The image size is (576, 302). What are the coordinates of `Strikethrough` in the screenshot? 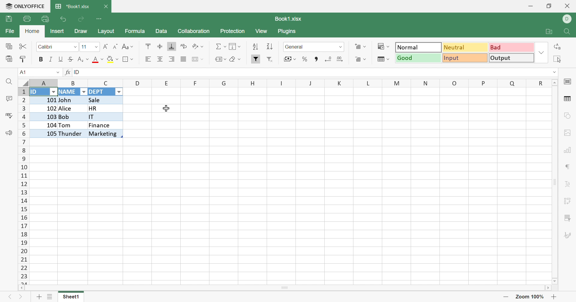 It's located at (71, 59).